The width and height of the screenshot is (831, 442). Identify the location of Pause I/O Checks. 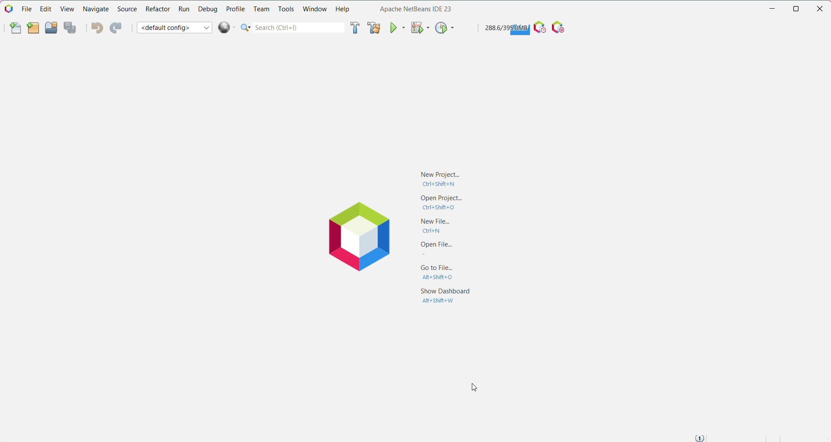
(560, 28).